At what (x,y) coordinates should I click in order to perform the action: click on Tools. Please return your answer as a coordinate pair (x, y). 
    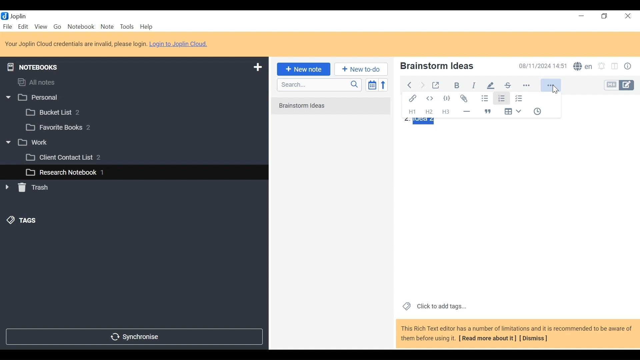
    Looking at the image, I should click on (126, 27).